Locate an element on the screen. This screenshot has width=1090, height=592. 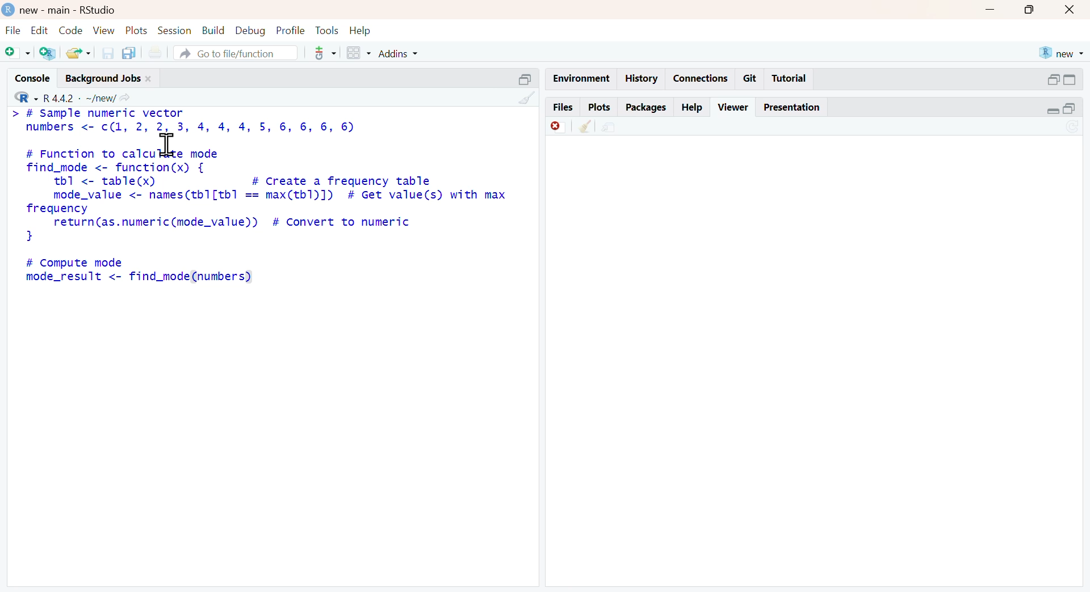
tools is located at coordinates (328, 30).